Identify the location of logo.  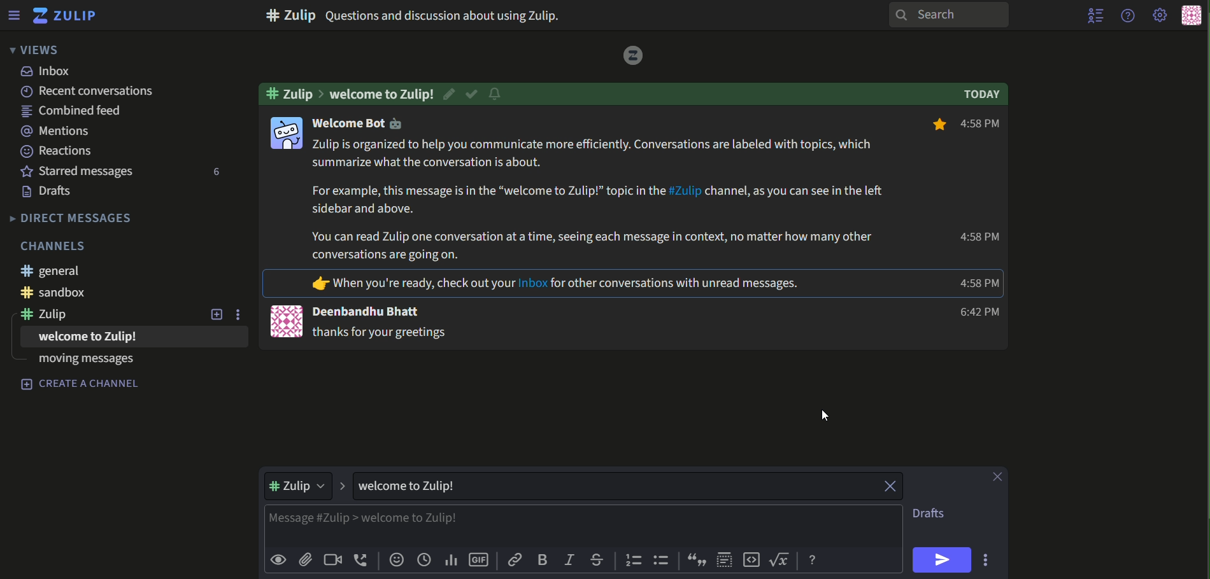
(630, 56).